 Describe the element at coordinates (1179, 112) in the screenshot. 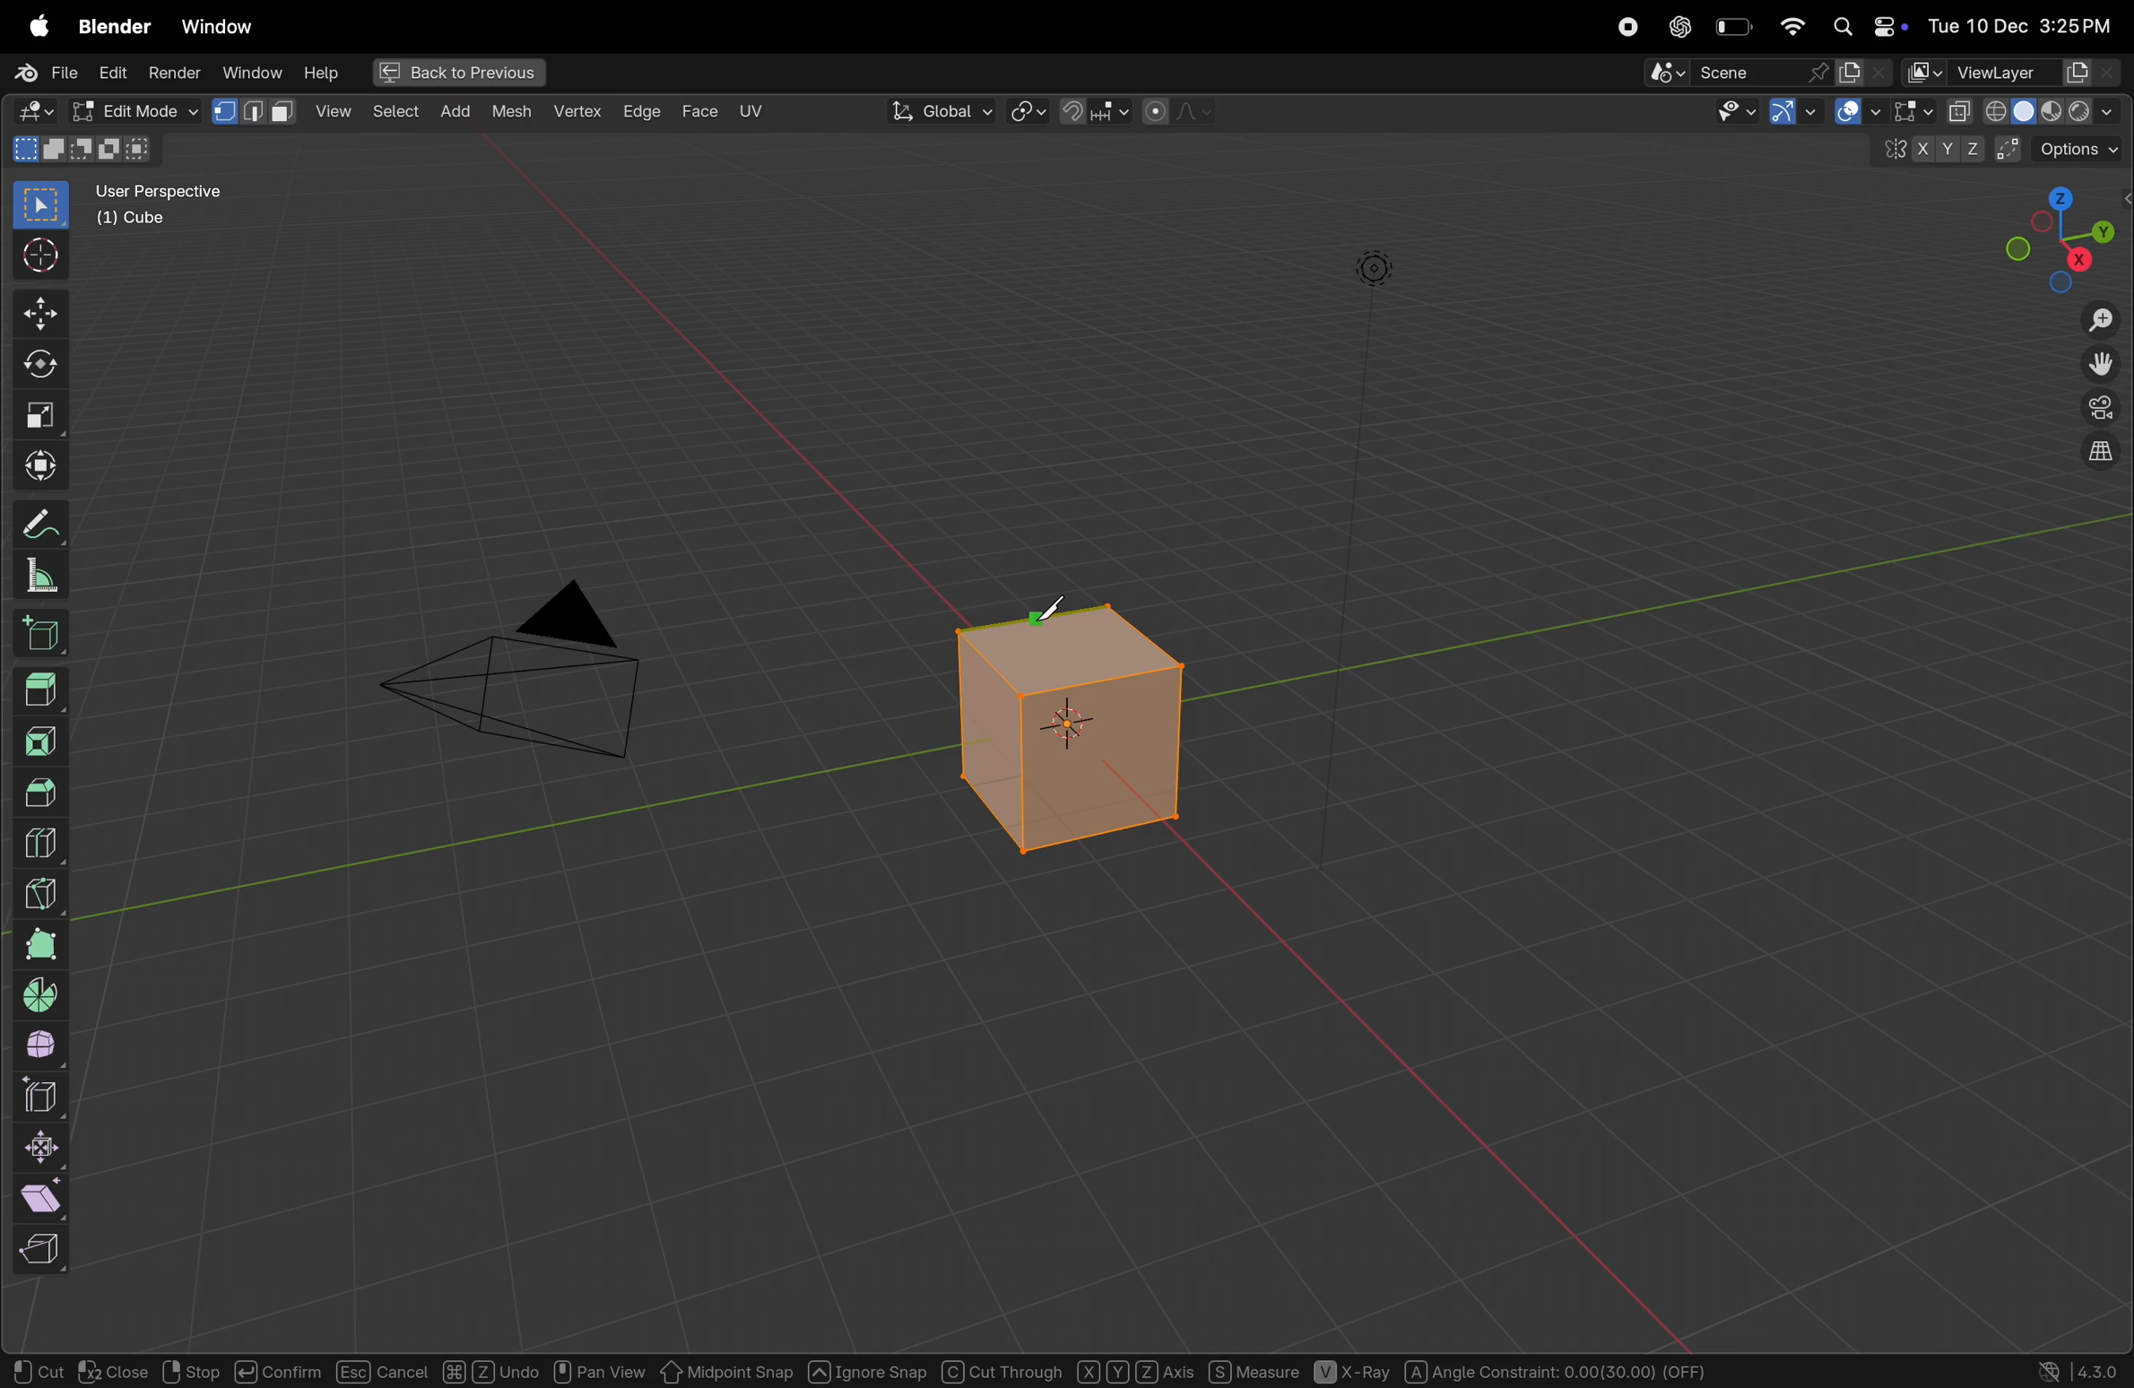

I see `proportional objects` at that location.